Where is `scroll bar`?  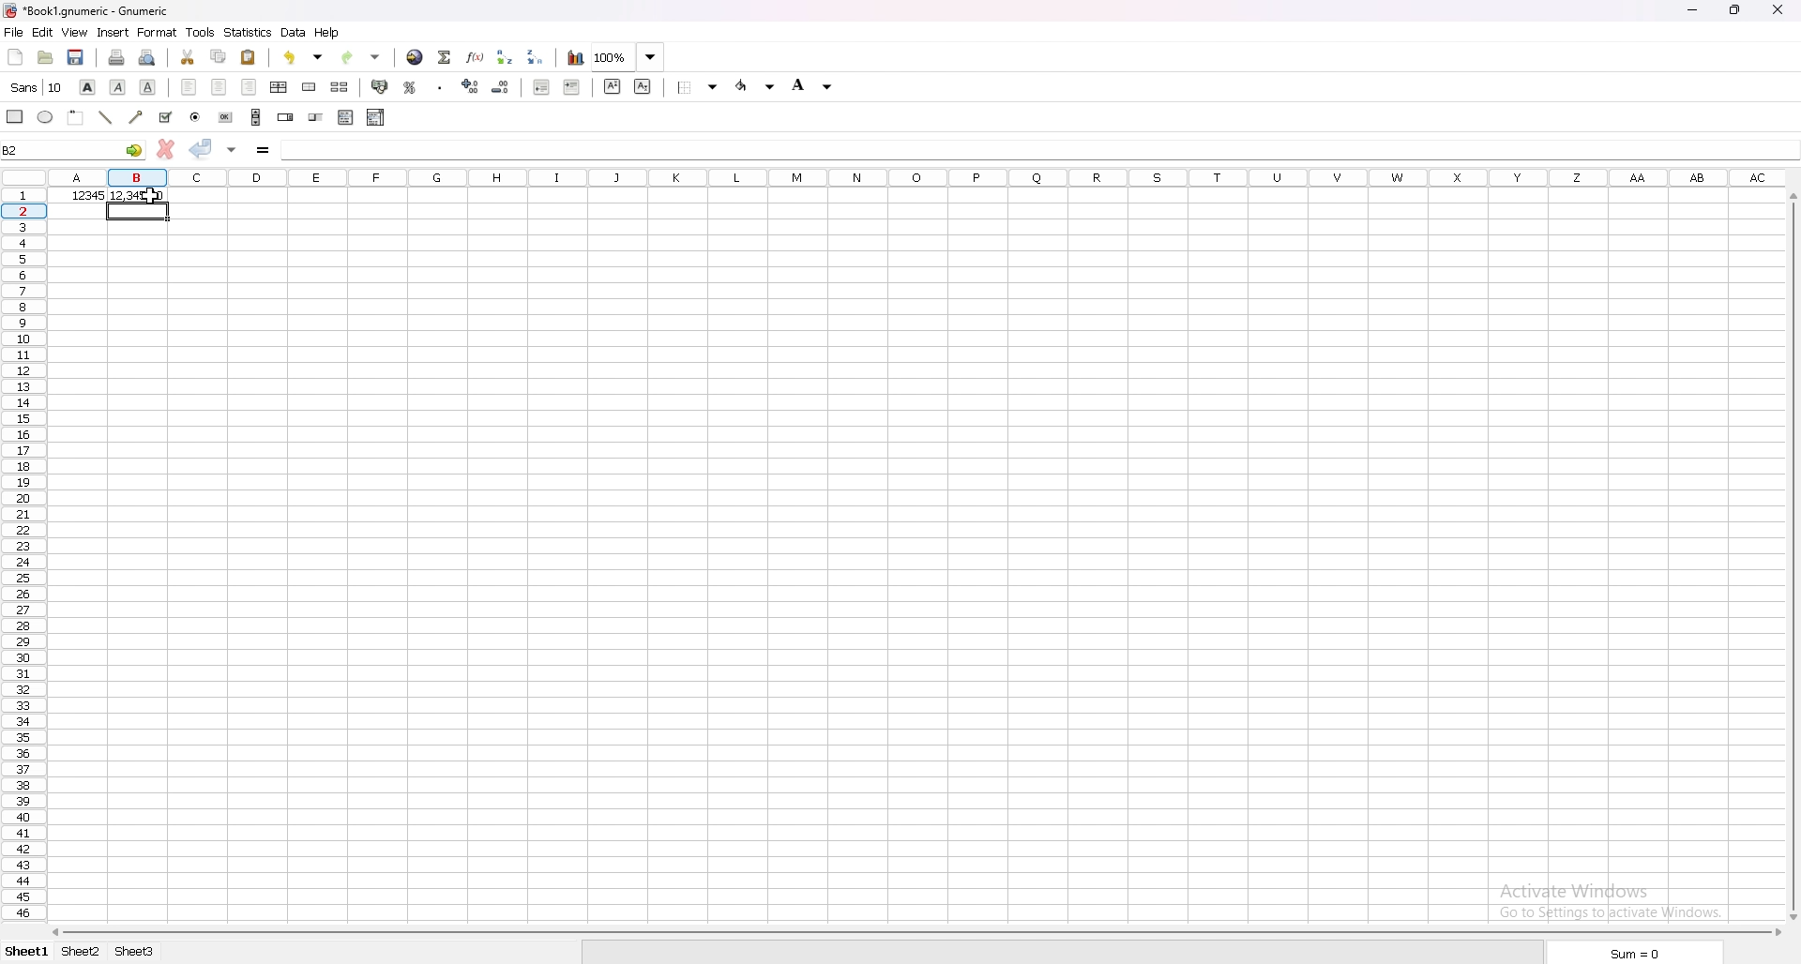 scroll bar is located at coordinates (913, 934).